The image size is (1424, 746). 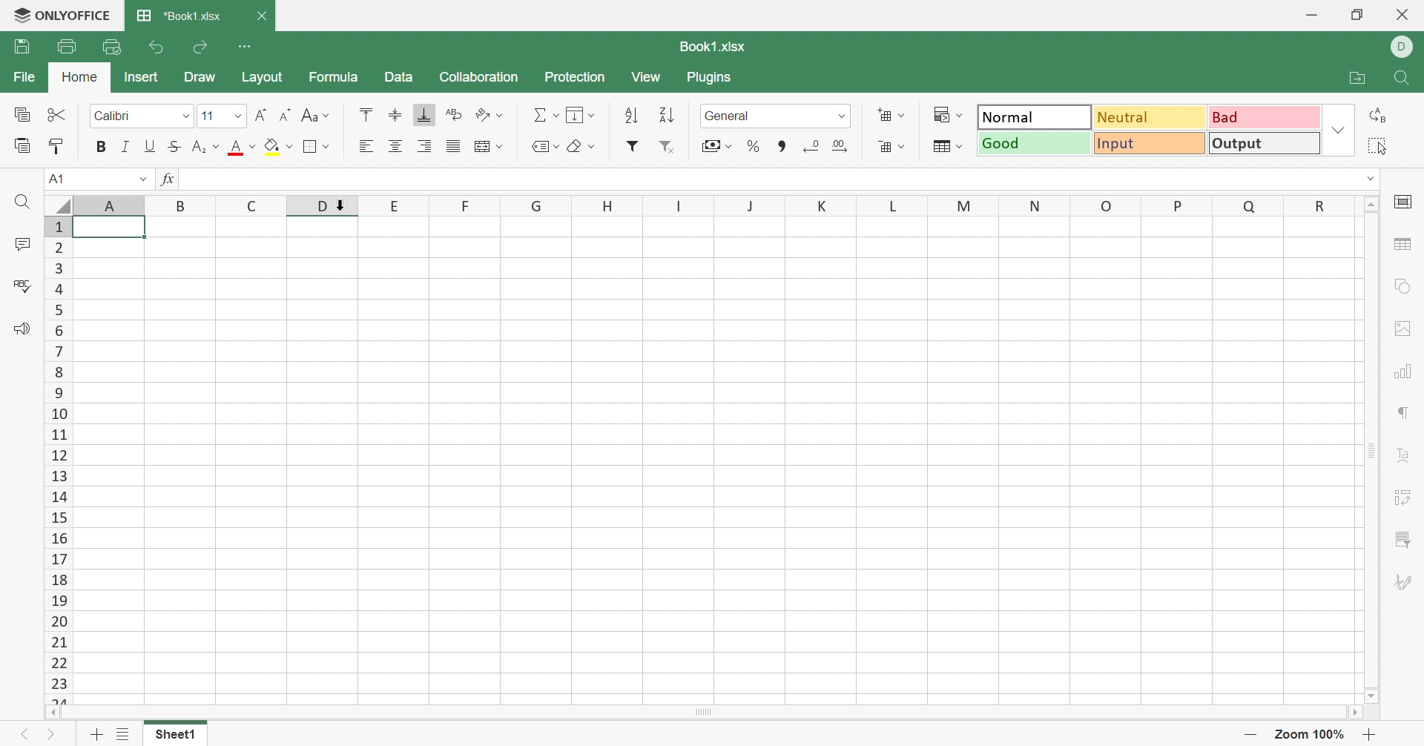 I want to click on Find, so click(x=1405, y=78).